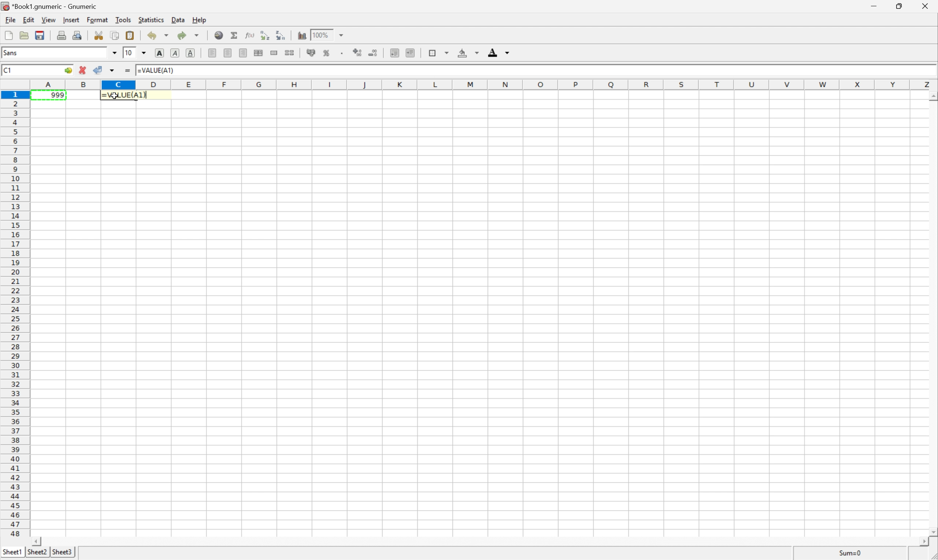 This screenshot has height=560, width=938. I want to click on =VALUE(A1), so click(156, 71).